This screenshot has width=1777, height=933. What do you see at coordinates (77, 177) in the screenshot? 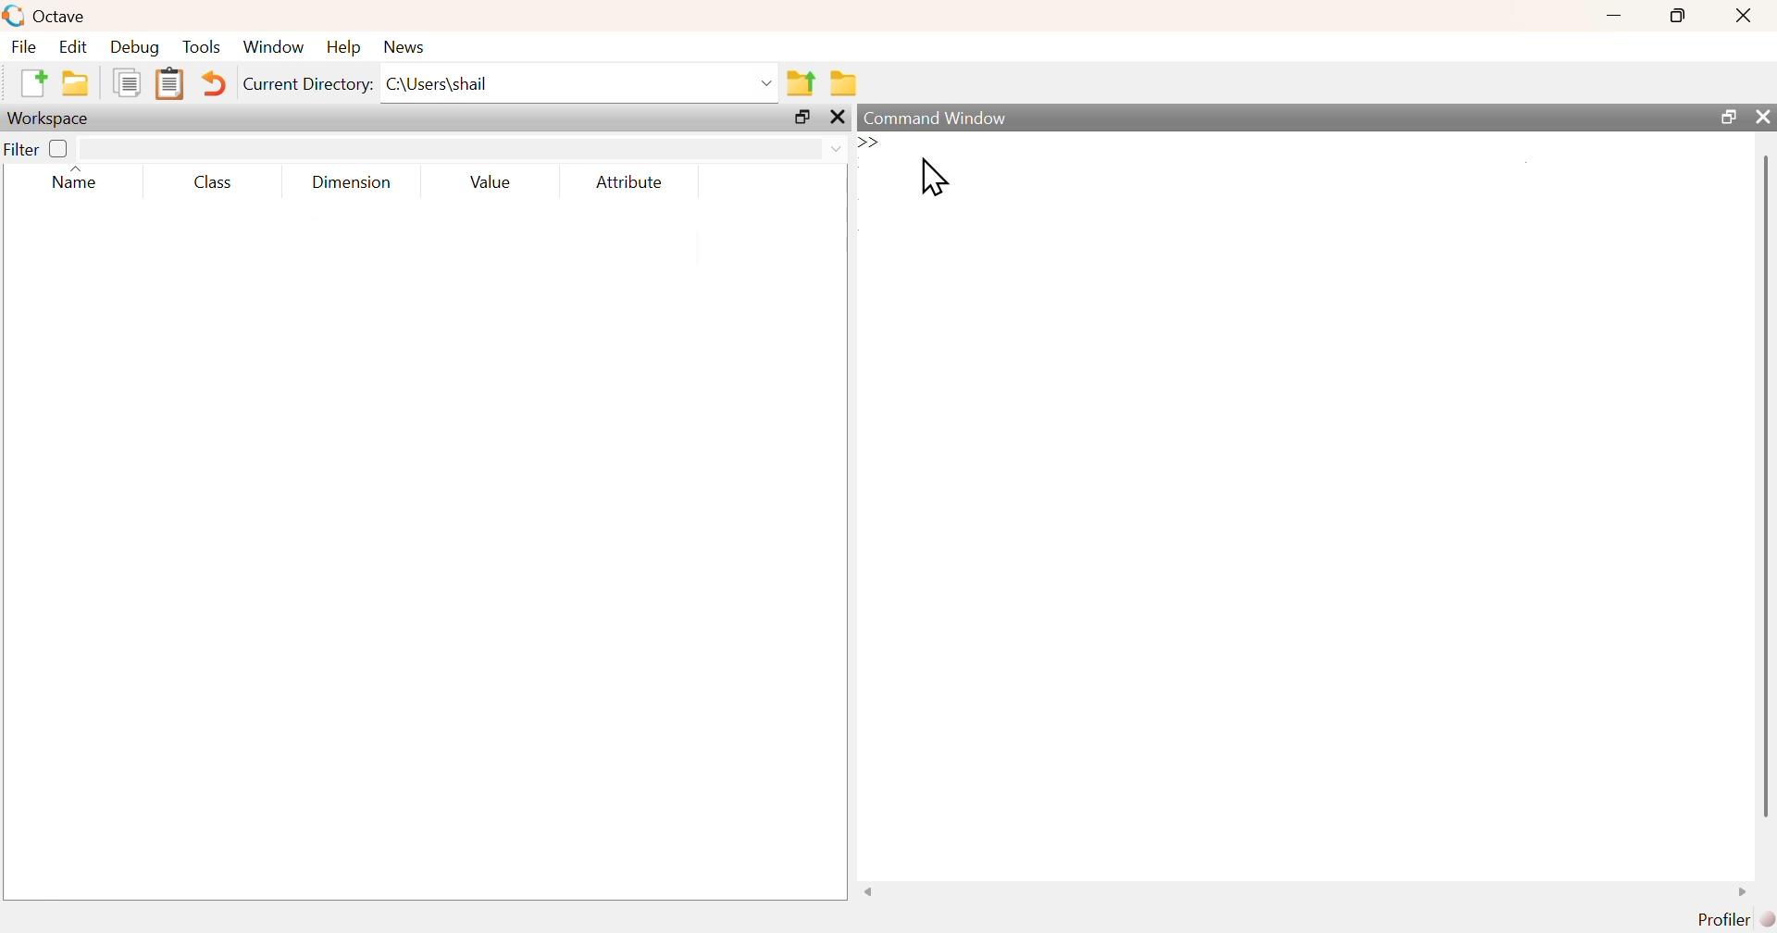
I see `Name` at bounding box center [77, 177].